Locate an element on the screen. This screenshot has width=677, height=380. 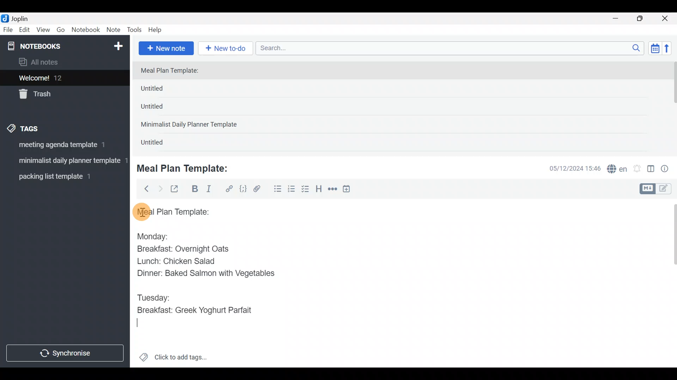
Toggle external editing is located at coordinates (177, 189).